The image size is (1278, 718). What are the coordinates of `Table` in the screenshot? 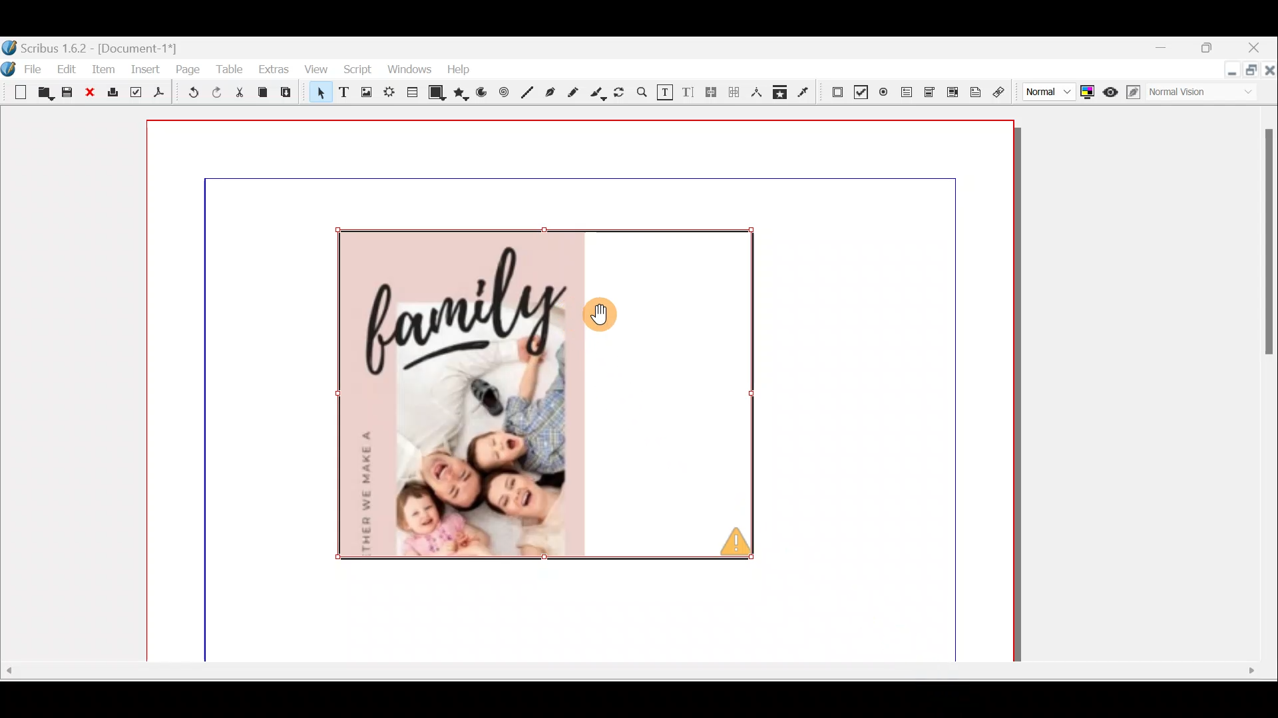 It's located at (230, 68).